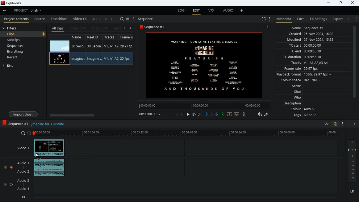  What do you see at coordinates (60, 18) in the screenshot?
I see `transitions` at bounding box center [60, 18].